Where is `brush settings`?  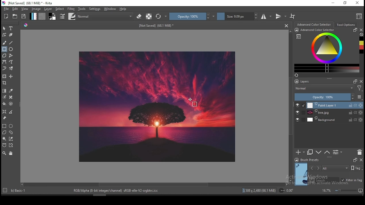
brush settings is located at coordinates (62, 16).